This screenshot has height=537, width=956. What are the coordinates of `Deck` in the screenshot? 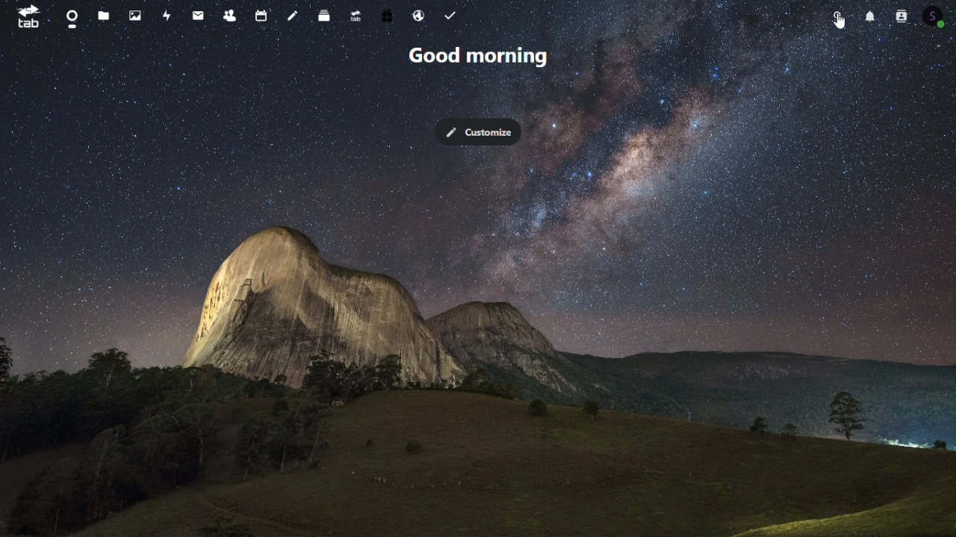 It's located at (323, 12).